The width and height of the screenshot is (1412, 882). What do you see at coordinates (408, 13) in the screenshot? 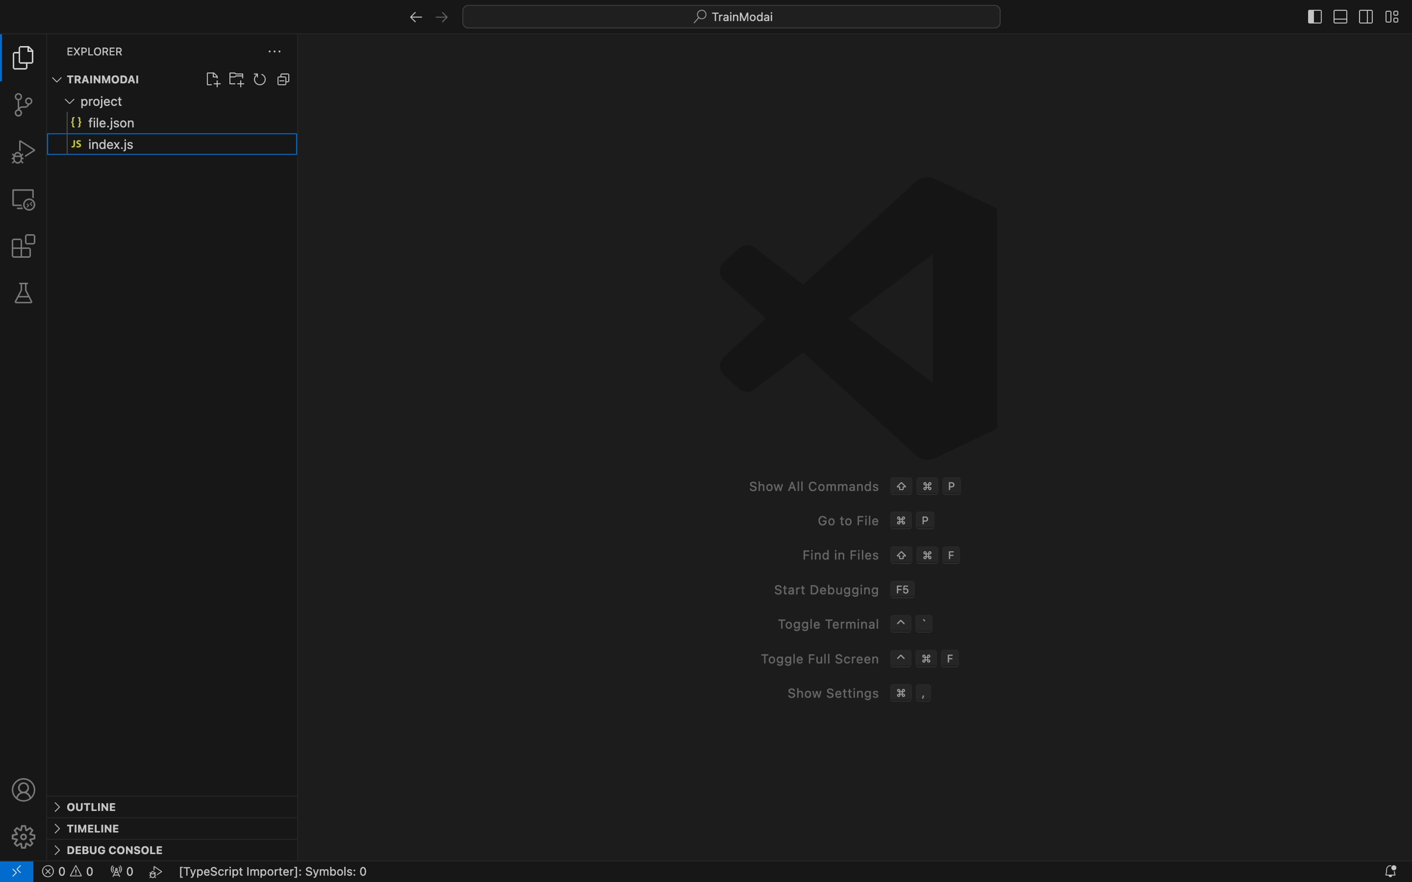
I see `right arrow` at bounding box center [408, 13].